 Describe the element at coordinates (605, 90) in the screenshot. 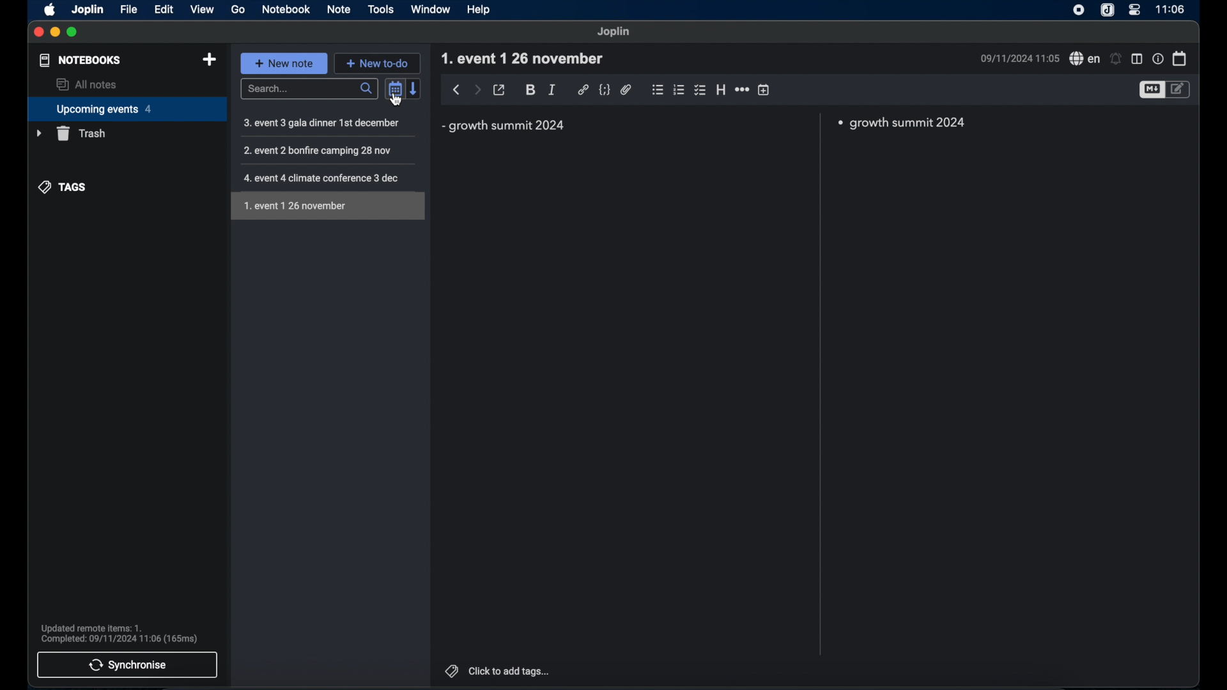

I see `code` at that location.